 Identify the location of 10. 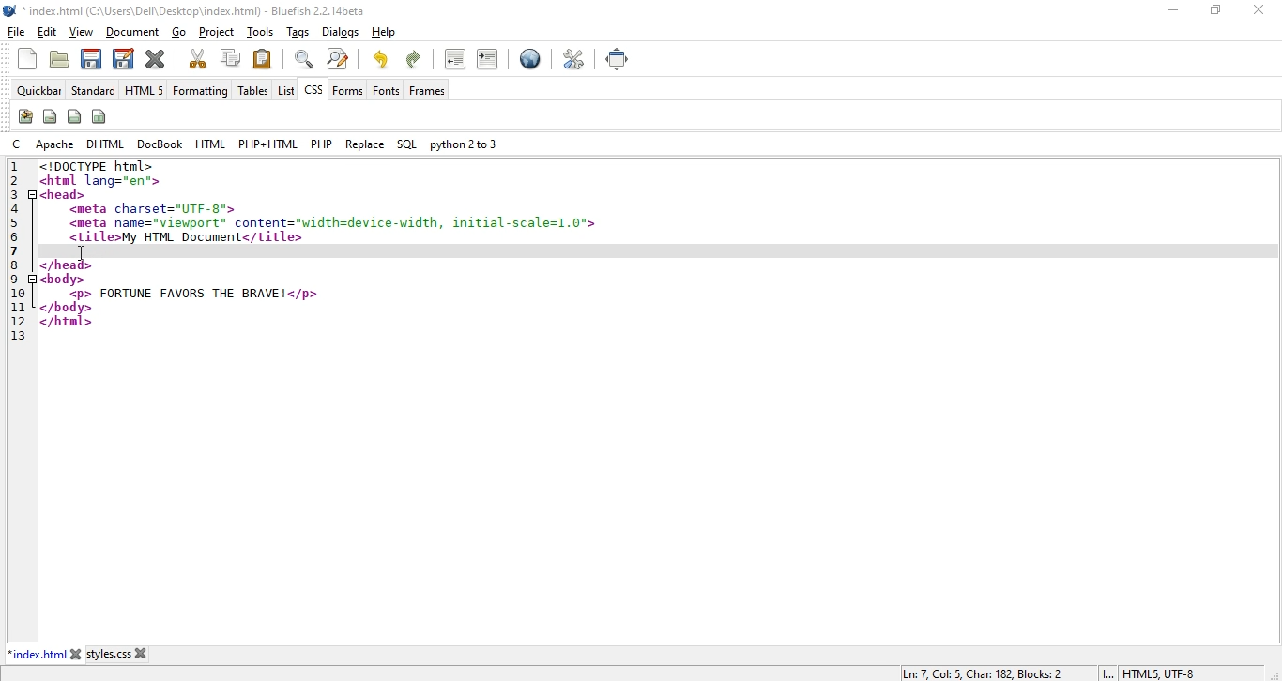
(21, 293).